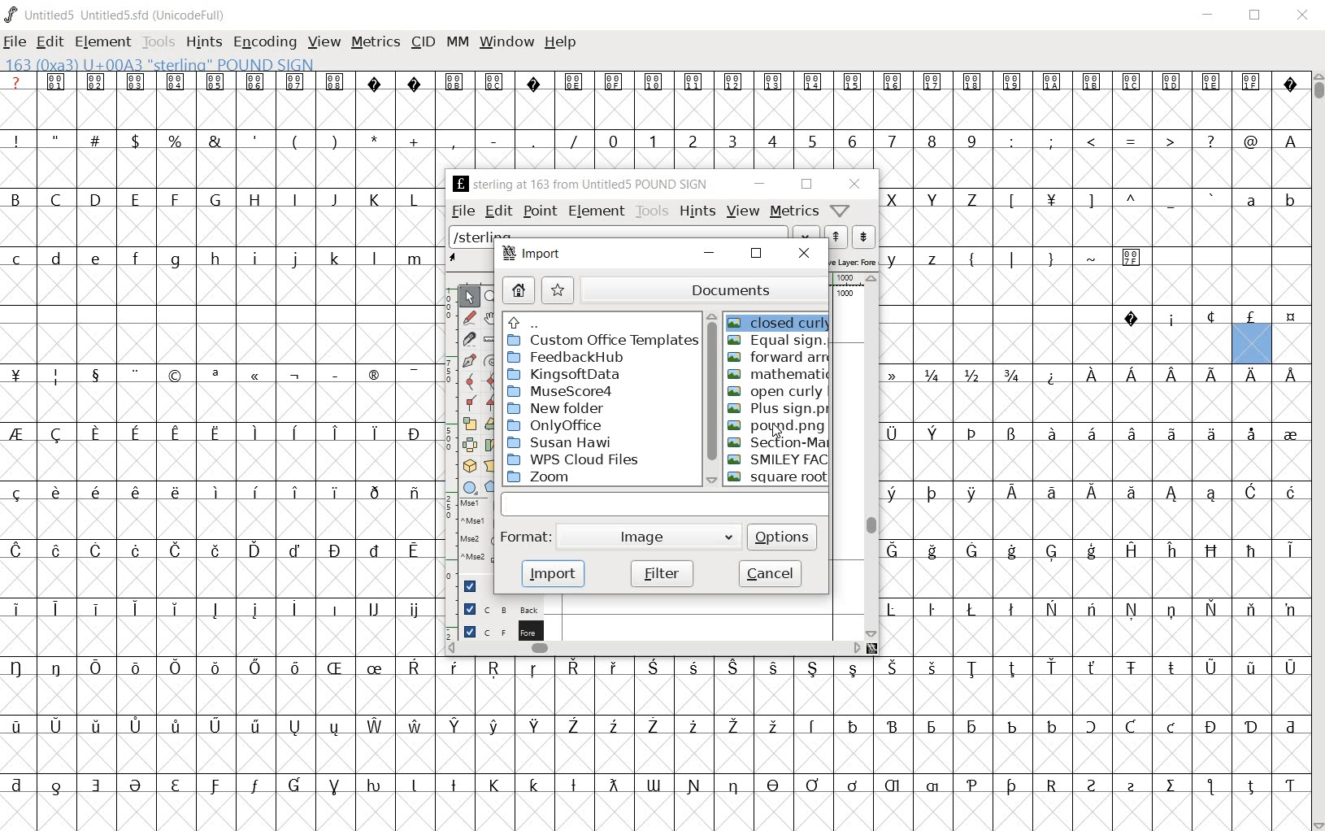 The height and width of the screenshot is (831, 1325). Describe the element at coordinates (1093, 374) in the screenshot. I see `Symbol` at that location.